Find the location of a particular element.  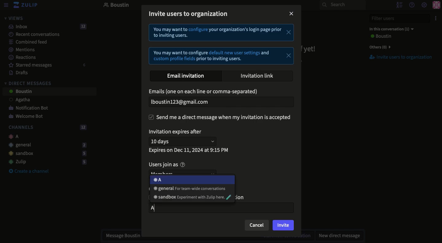

User 2 is located at coordinates (20, 92).